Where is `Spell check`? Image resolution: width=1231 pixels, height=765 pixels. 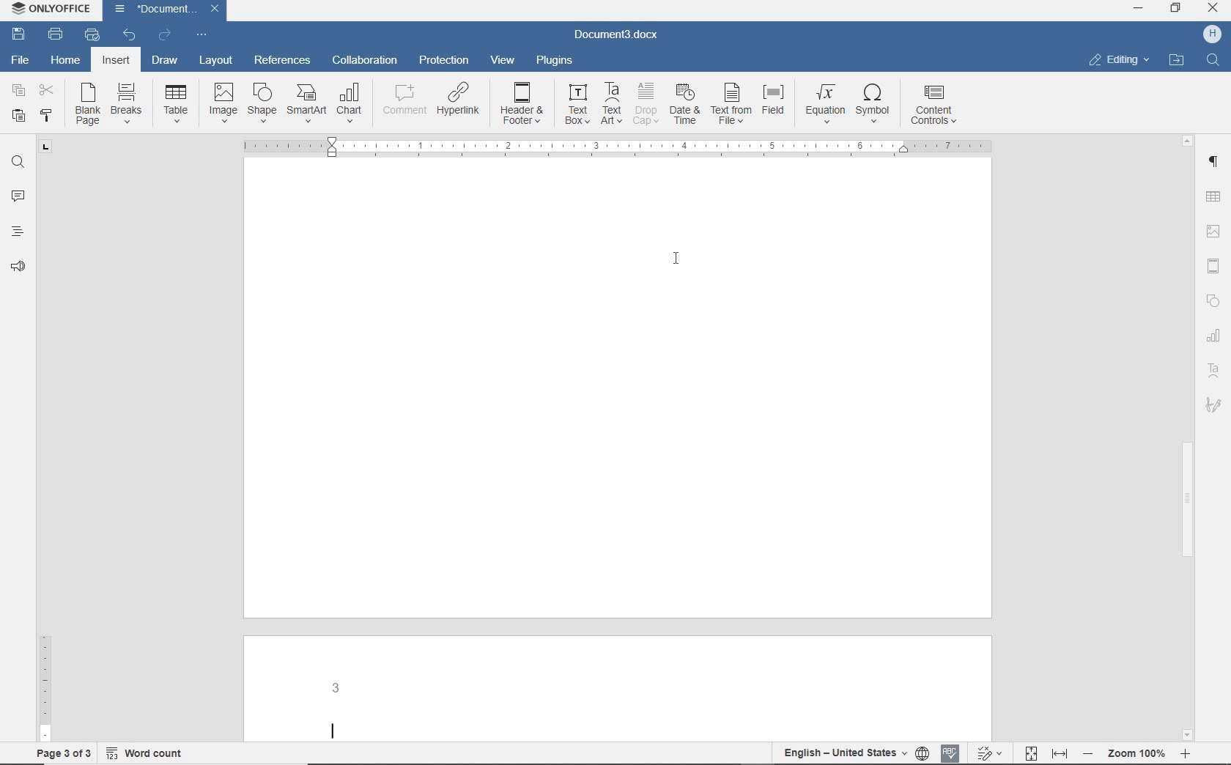 Spell check is located at coordinates (951, 751).